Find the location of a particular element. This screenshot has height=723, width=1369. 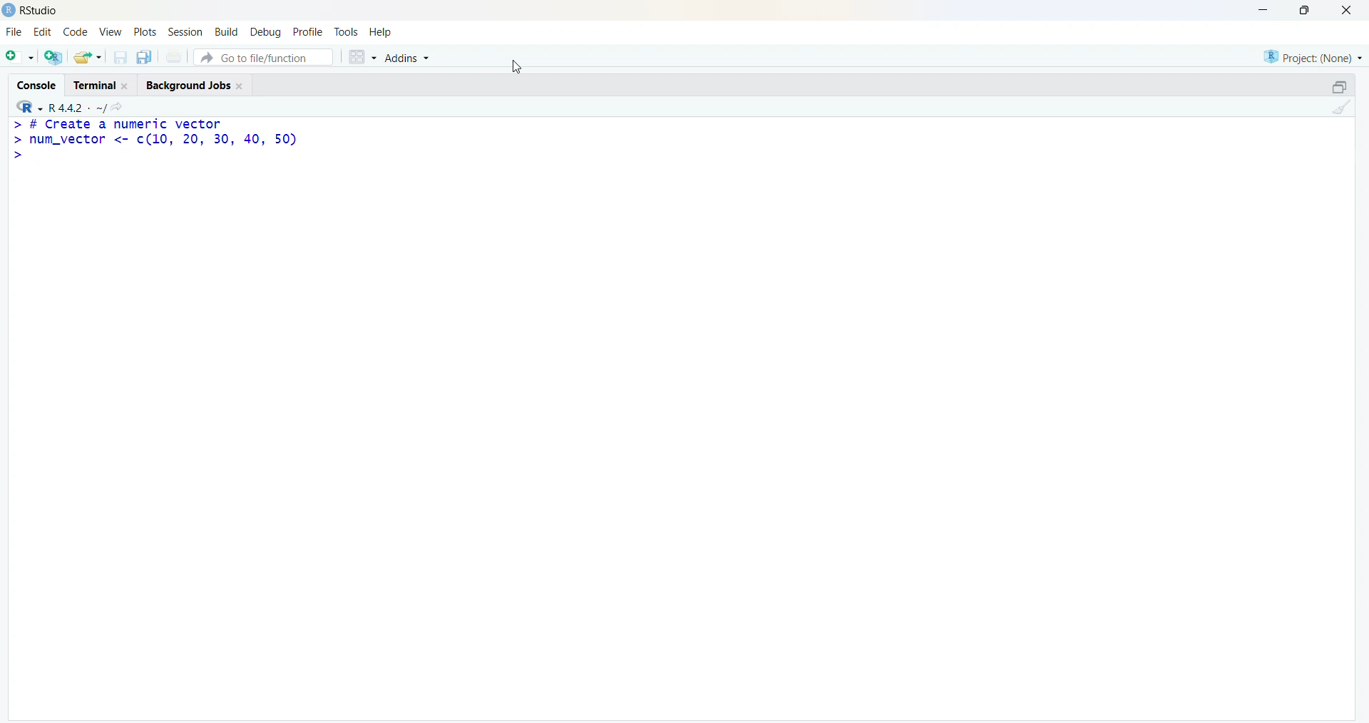

Background jobs is located at coordinates (188, 86).